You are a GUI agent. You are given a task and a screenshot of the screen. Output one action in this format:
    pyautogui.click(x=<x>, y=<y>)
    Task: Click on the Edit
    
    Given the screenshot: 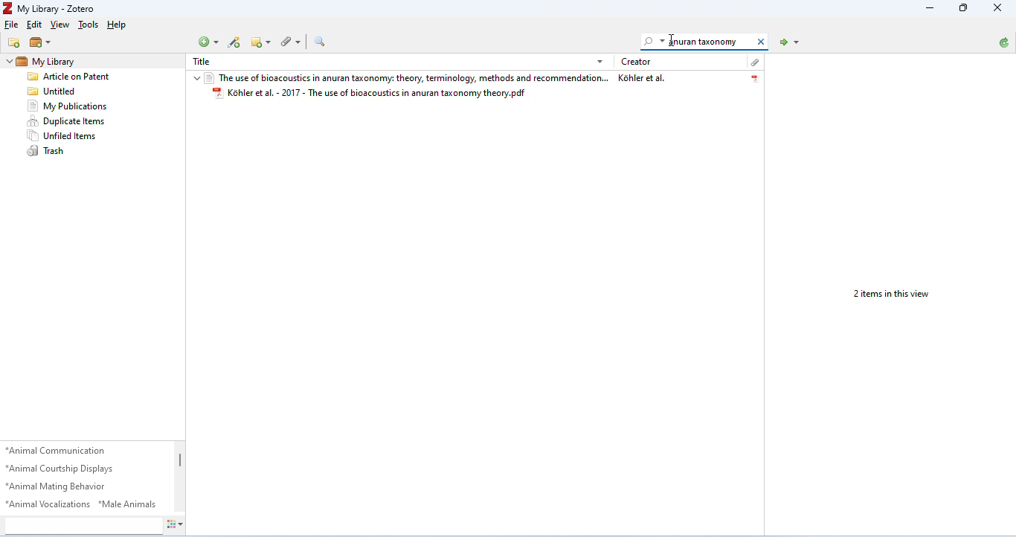 What is the action you would take?
    pyautogui.click(x=34, y=25)
    